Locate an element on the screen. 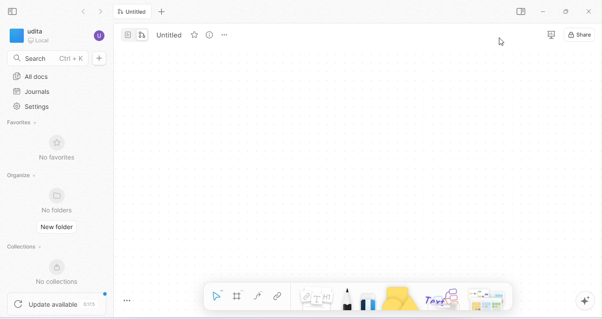  arrows and more is located at coordinates (486, 298).